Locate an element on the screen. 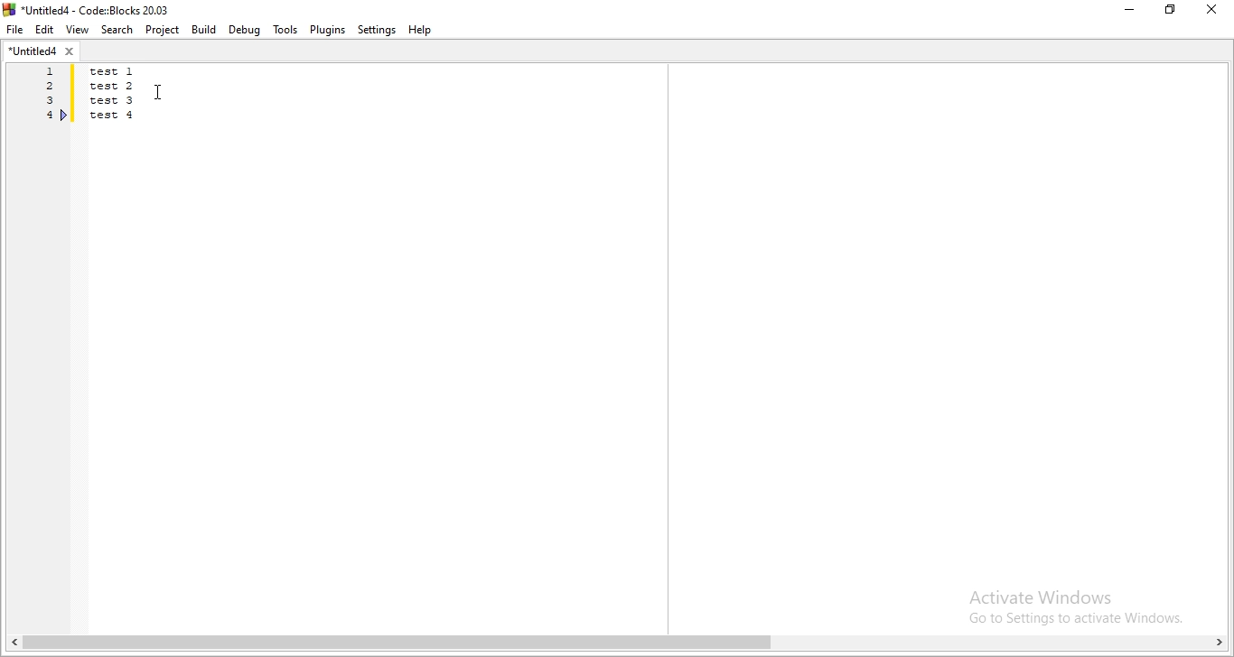 The image size is (1234, 657). test 1 is located at coordinates (124, 71).